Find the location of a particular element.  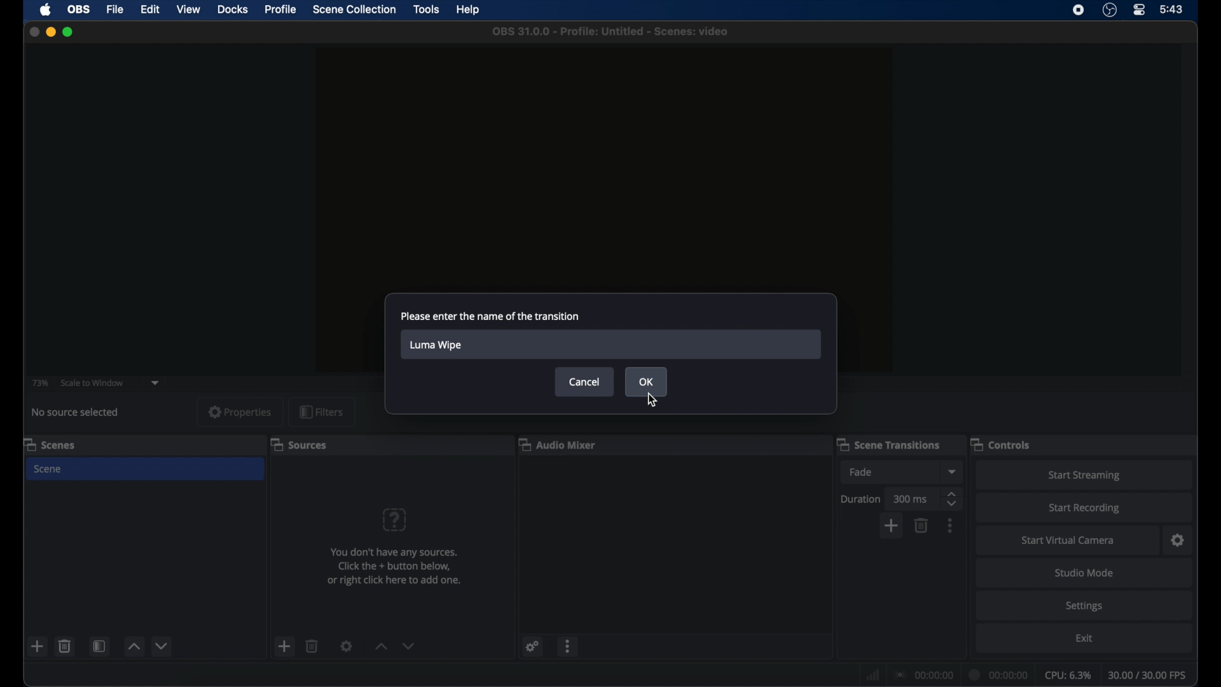

duration is located at coordinates (999, 676).